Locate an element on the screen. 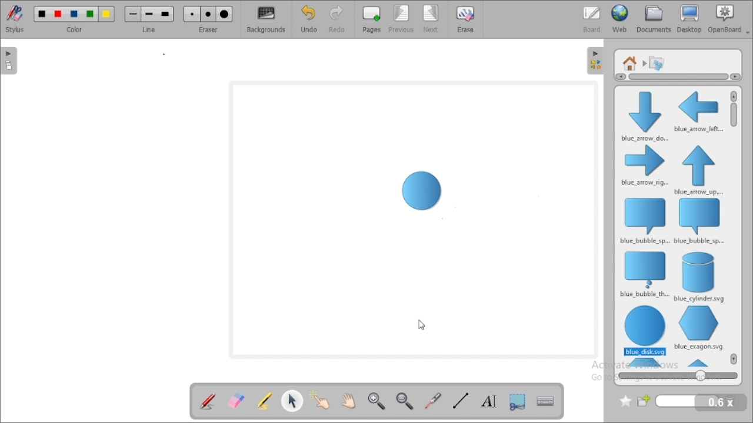 This screenshot has width=753, height=423. blue bubble think is located at coordinates (644, 274).